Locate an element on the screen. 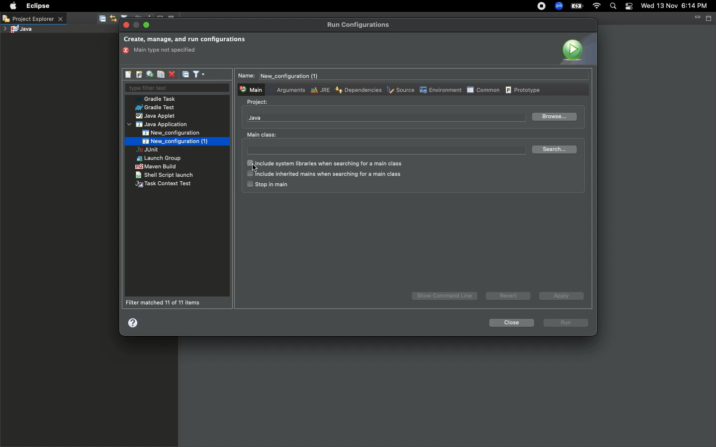 Image resolution: width=716 pixels, height=447 pixels. JUnit is located at coordinates (156, 150).